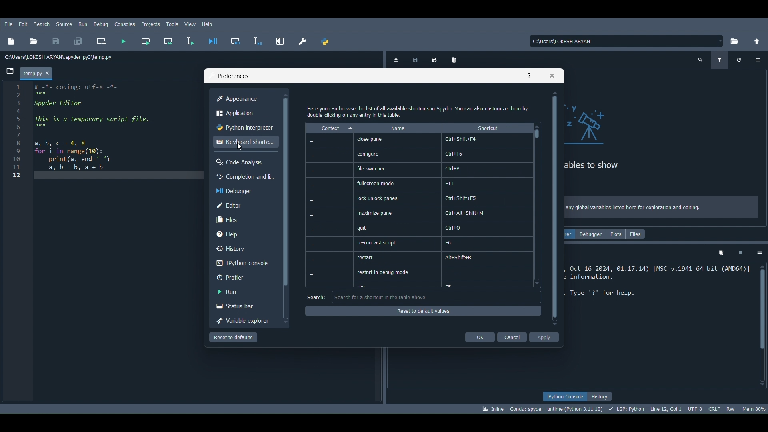  Describe the element at coordinates (8, 24) in the screenshot. I see `File` at that location.